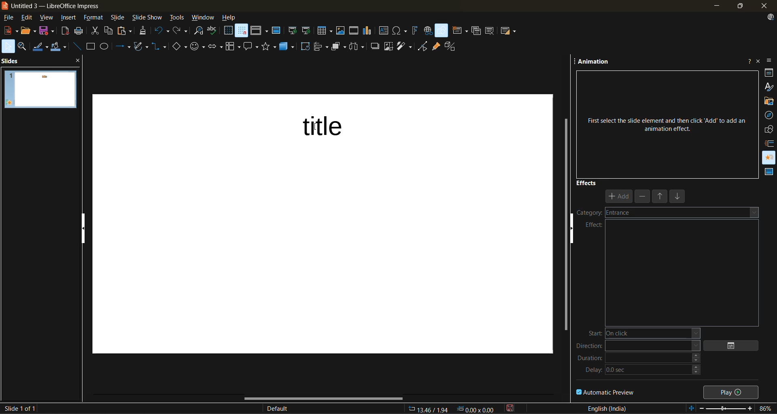 The height and width of the screenshot is (414, 777). What do you see at coordinates (606, 392) in the screenshot?
I see `automatic preview` at bounding box center [606, 392].